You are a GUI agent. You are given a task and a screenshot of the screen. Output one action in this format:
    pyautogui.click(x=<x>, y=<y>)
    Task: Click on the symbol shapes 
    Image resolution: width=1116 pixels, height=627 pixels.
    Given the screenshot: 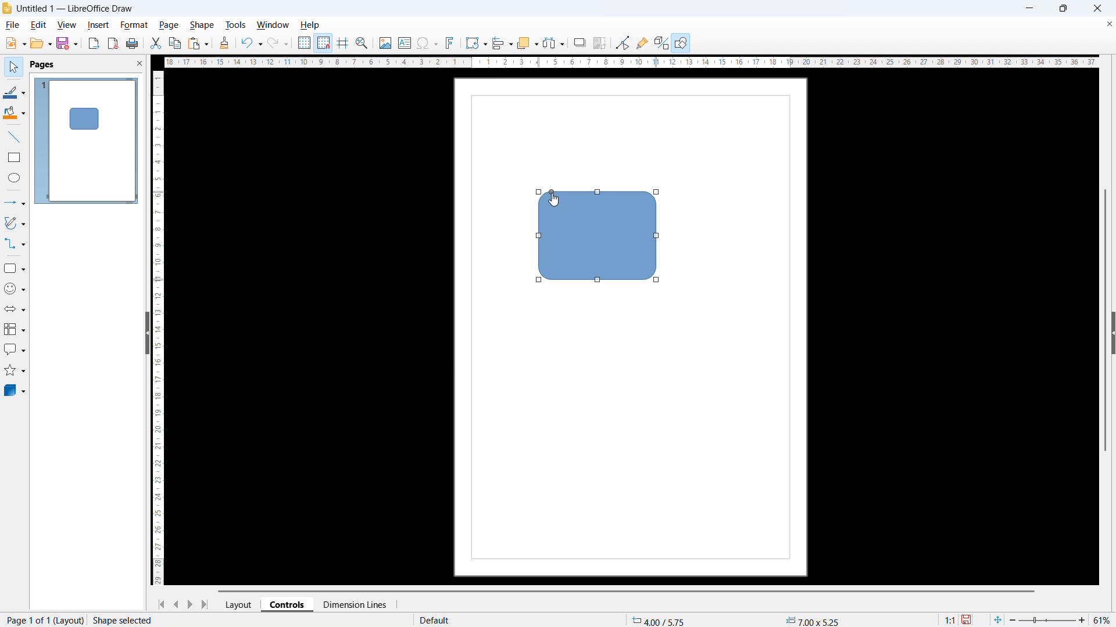 What is the action you would take?
    pyautogui.click(x=14, y=289)
    